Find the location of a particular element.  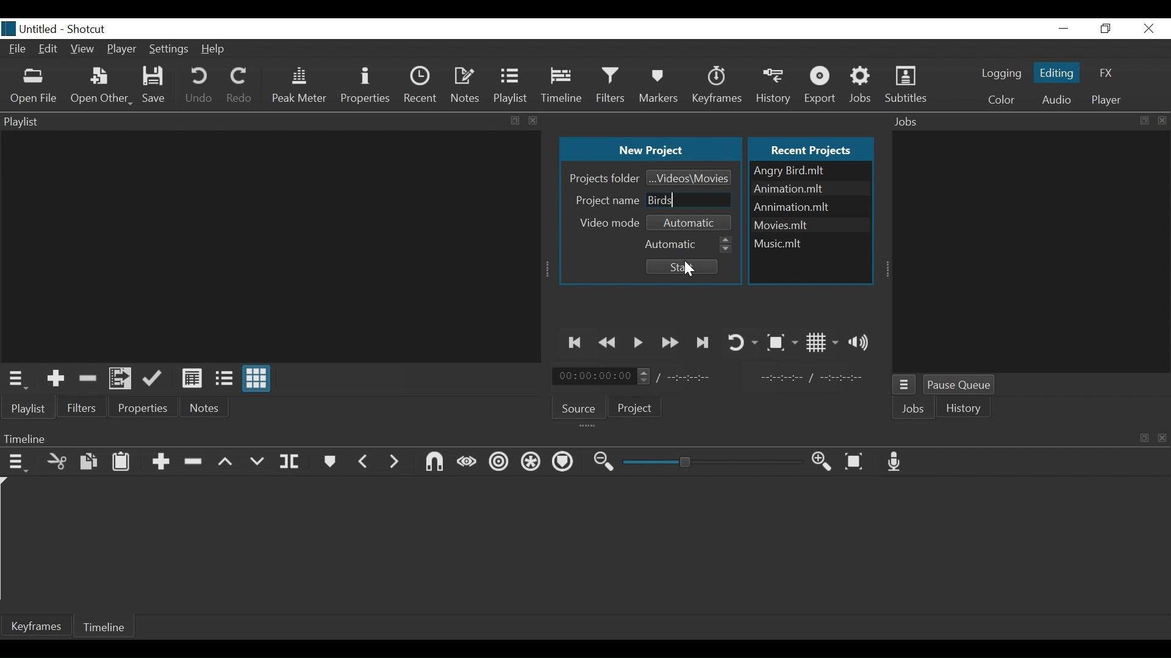

Notes is located at coordinates (206, 408).